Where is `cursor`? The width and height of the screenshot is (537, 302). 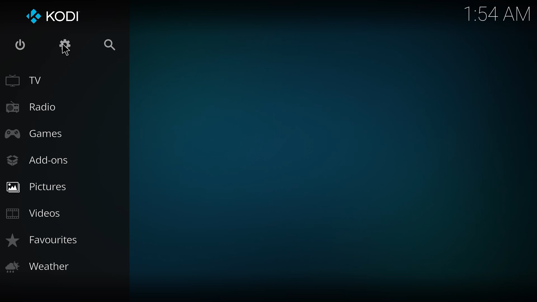 cursor is located at coordinates (65, 51).